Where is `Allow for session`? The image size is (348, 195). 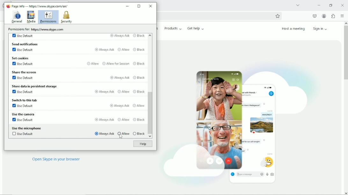
Allow for session is located at coordinates (116, 64).